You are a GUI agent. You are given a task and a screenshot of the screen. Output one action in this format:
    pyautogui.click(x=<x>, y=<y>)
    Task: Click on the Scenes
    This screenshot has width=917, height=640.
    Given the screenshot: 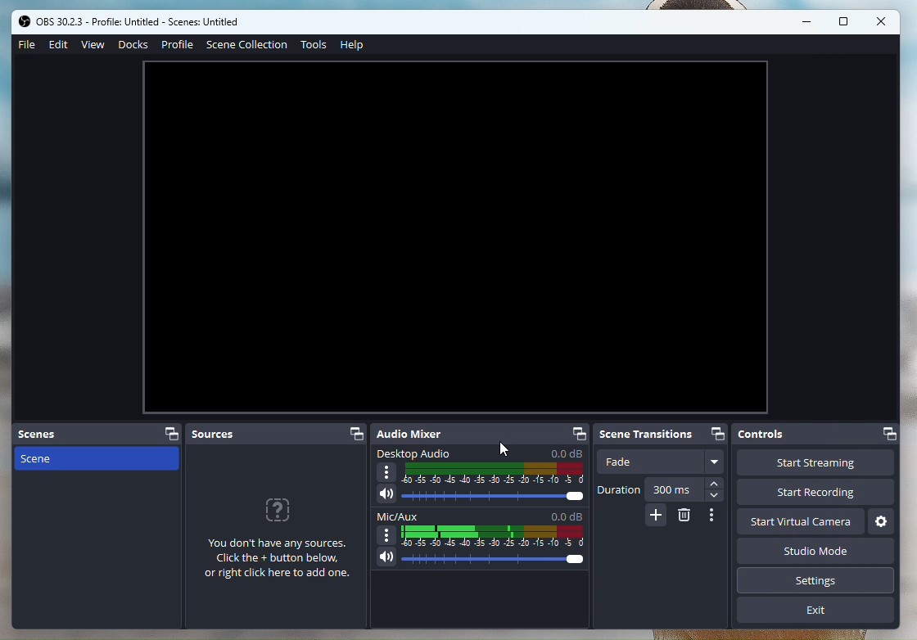 What is the action you would take?
    pyautogui.click(x=100, y=435)
    